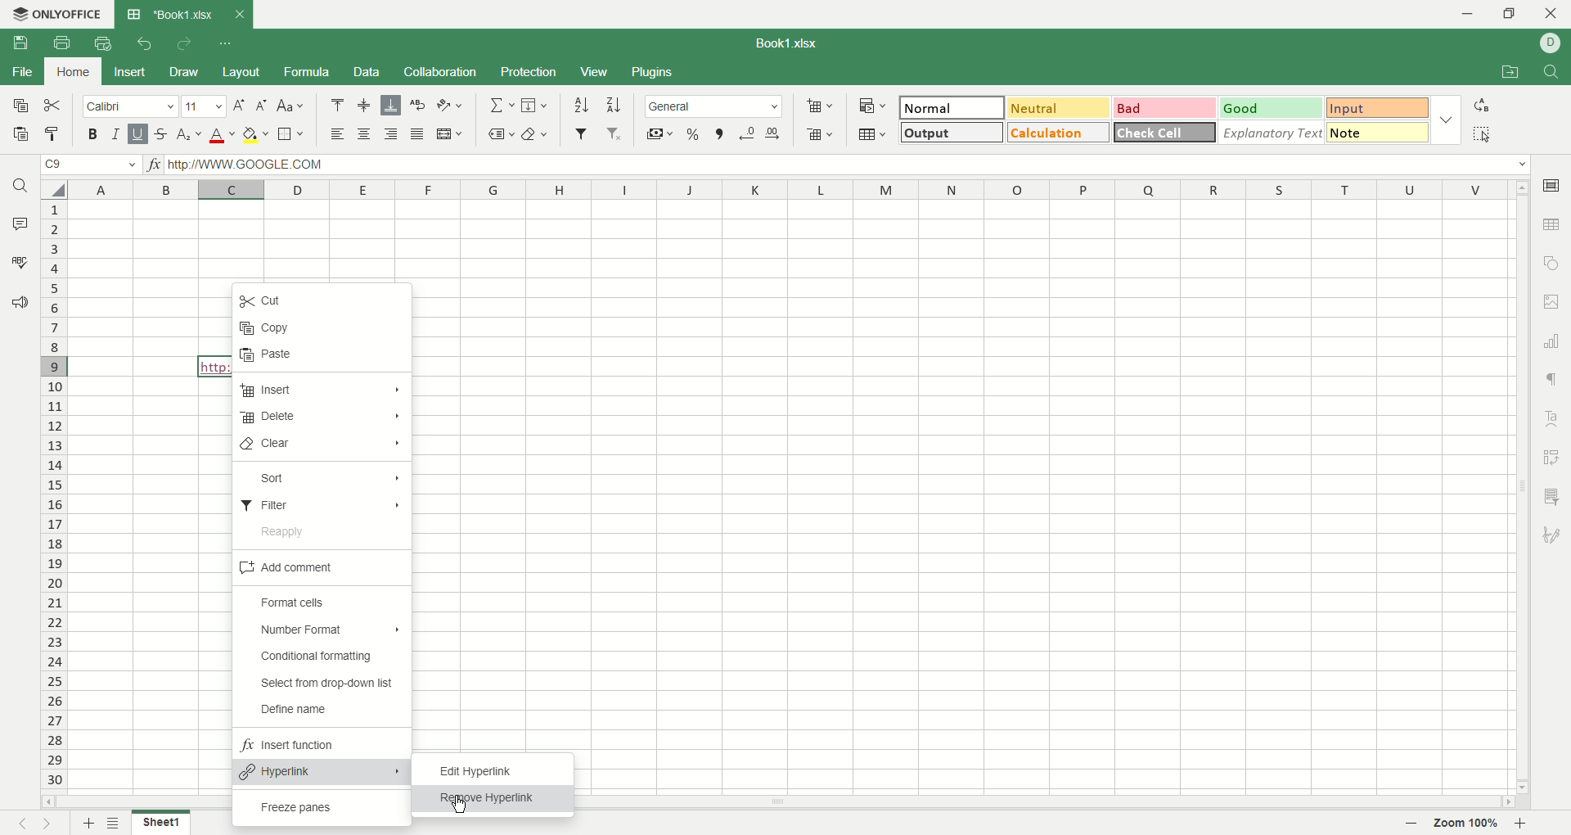  I want to click on add comment, so click(320, 566).